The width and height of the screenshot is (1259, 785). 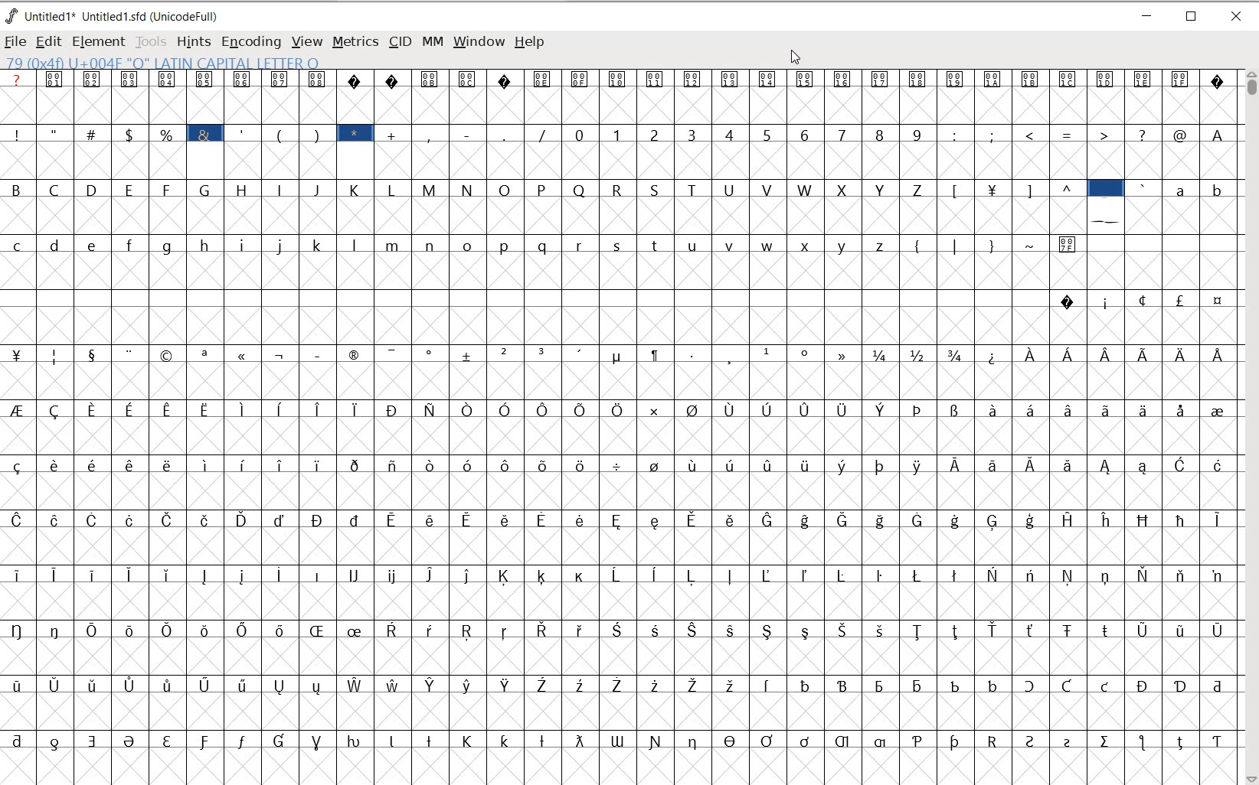 What do you see at coordinates (430, 41) in the screenshot?
I see `MM` at bounding box center [430, 41].